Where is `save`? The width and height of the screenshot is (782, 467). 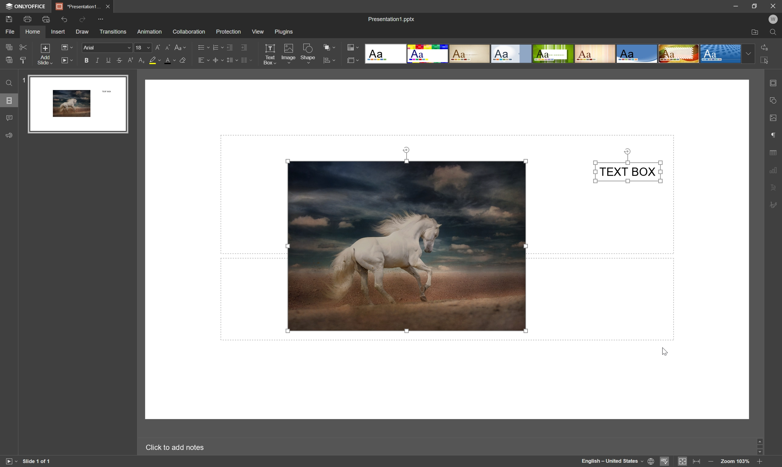
save is located at coordinates (9, 19).